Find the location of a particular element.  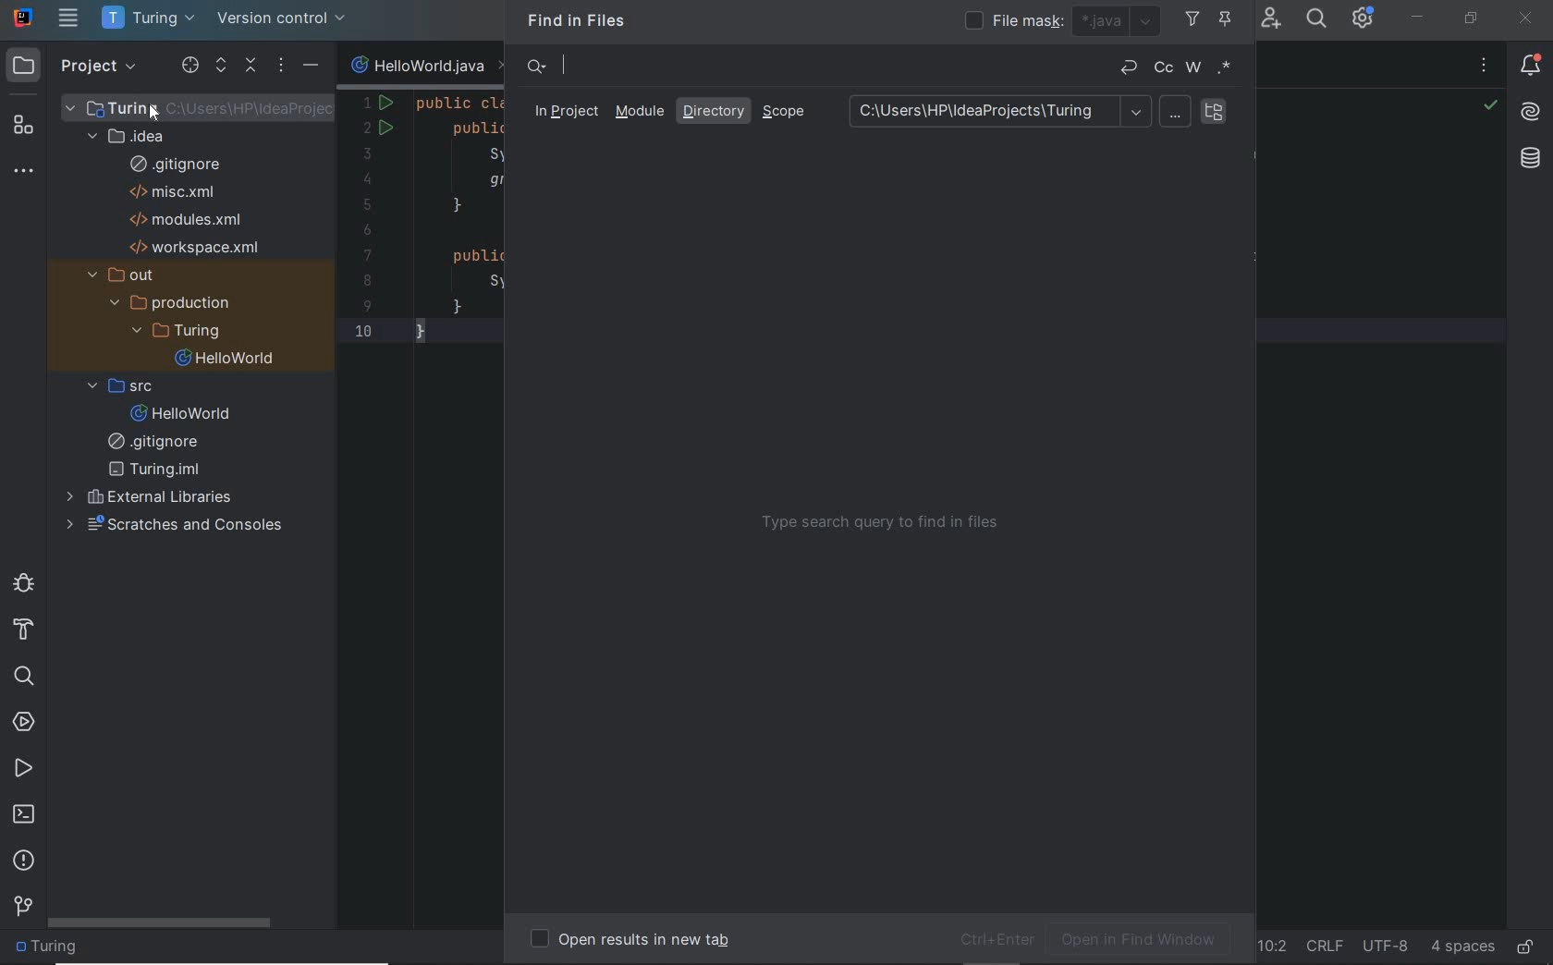

filter is located at coordinates (1190, 21).